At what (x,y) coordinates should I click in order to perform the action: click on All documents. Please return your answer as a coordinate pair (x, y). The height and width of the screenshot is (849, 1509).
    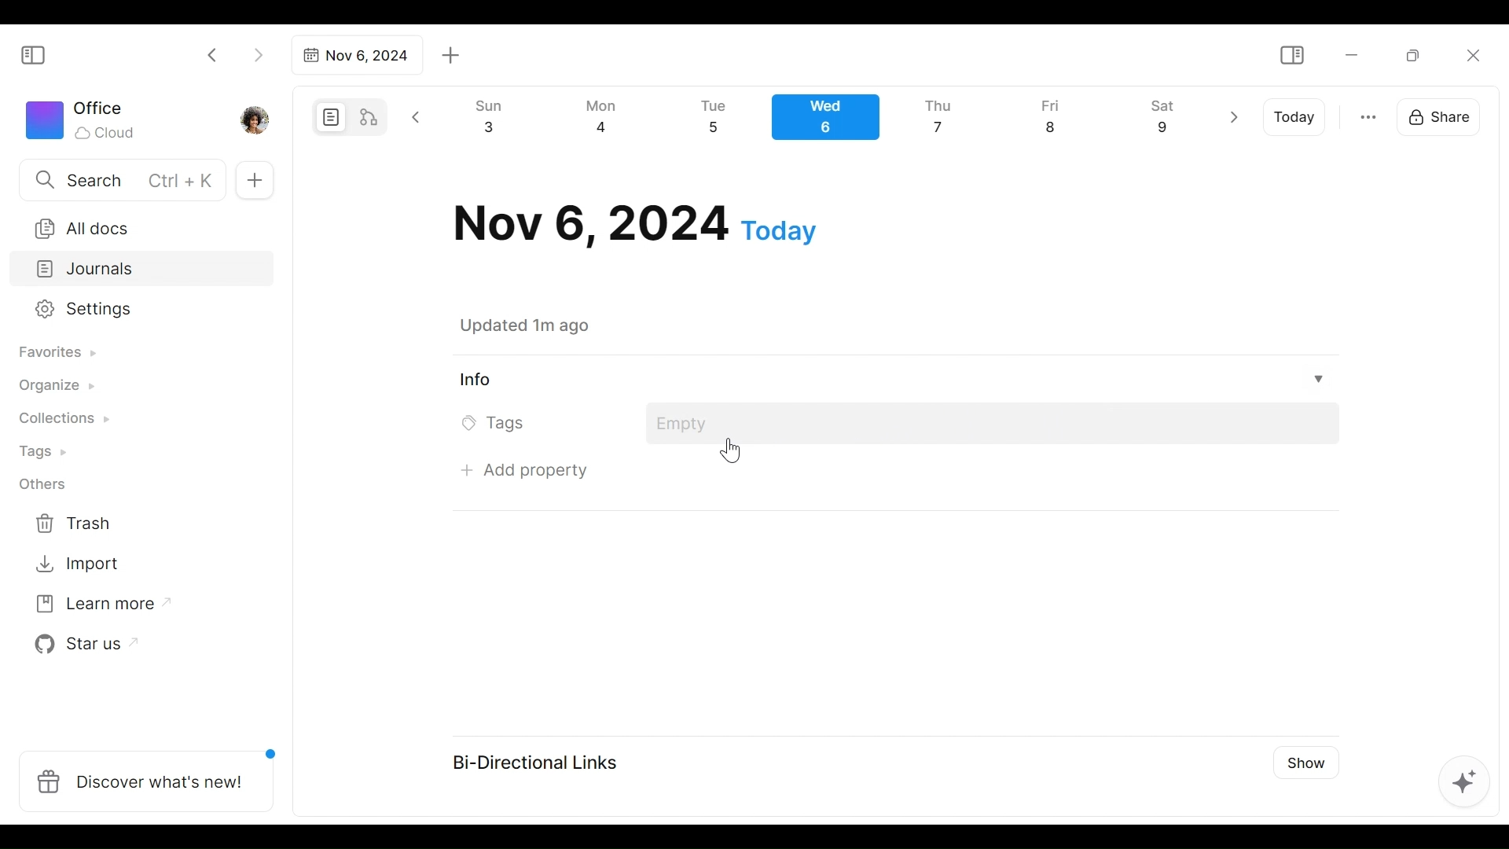
    Looking at the image, I should click on (136, 226).